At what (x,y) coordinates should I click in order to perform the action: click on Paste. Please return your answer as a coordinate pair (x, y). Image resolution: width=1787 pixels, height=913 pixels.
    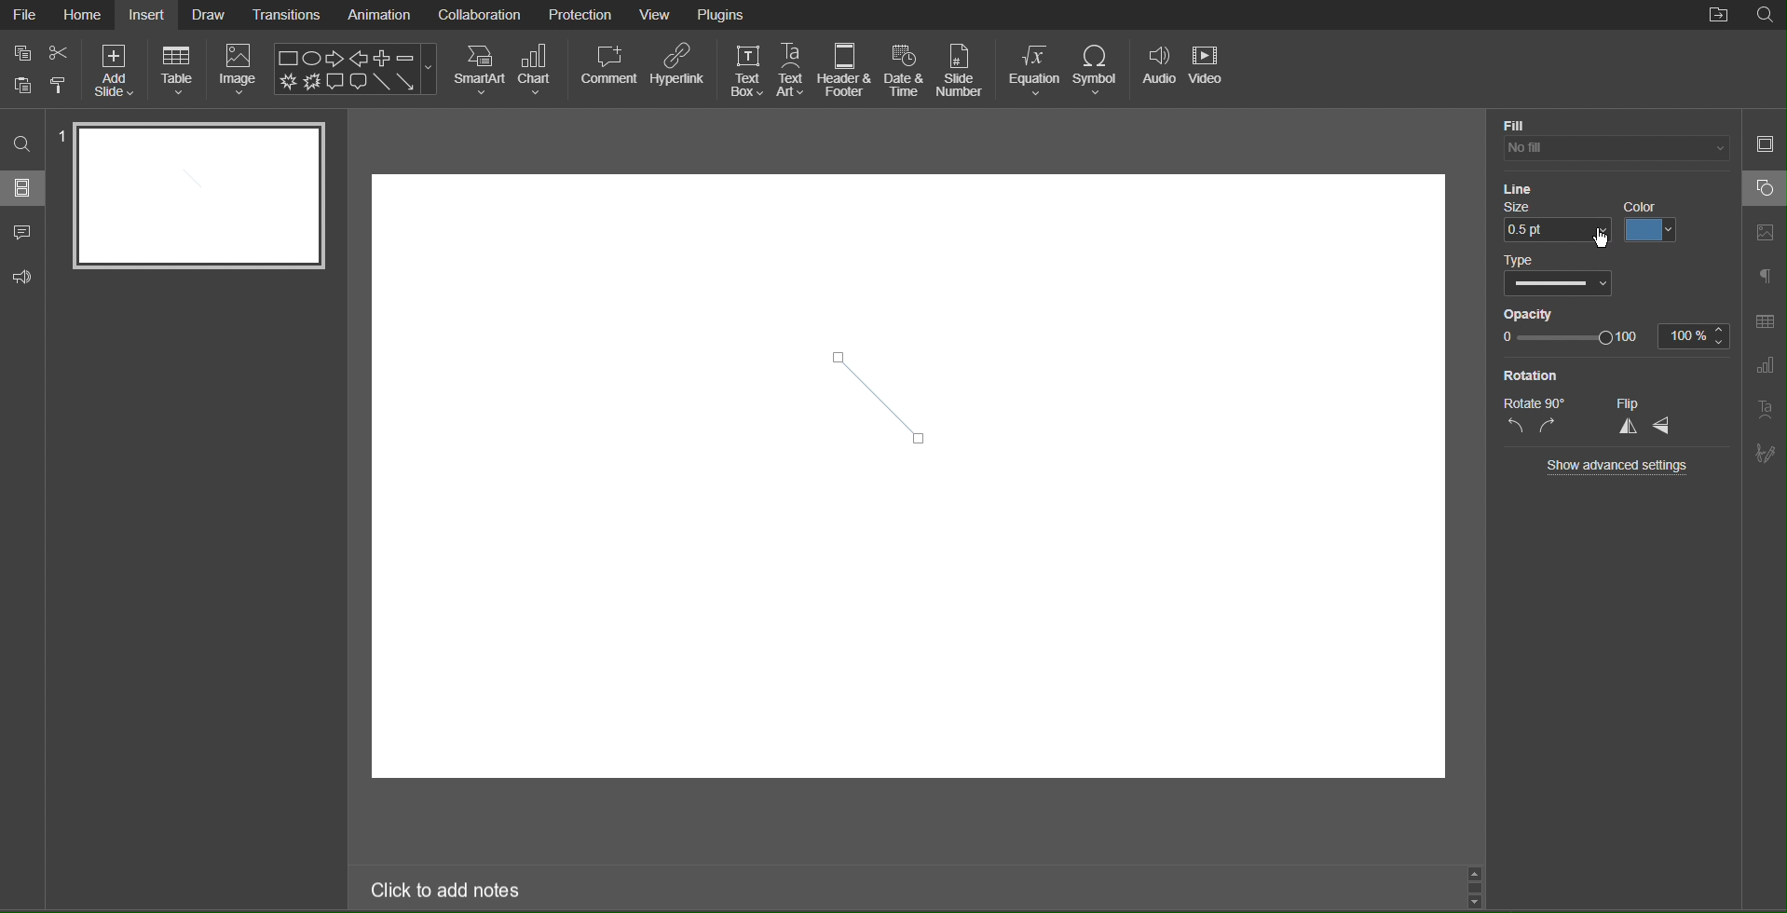
    Looking at the image, I should click on (20, 53).